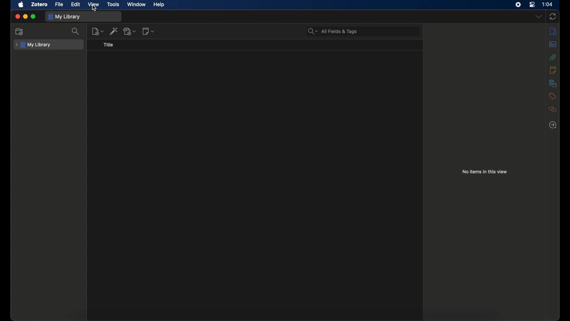  Describe the element at coordinates (553, 125) in the screenshot. I see `locate` at that location.